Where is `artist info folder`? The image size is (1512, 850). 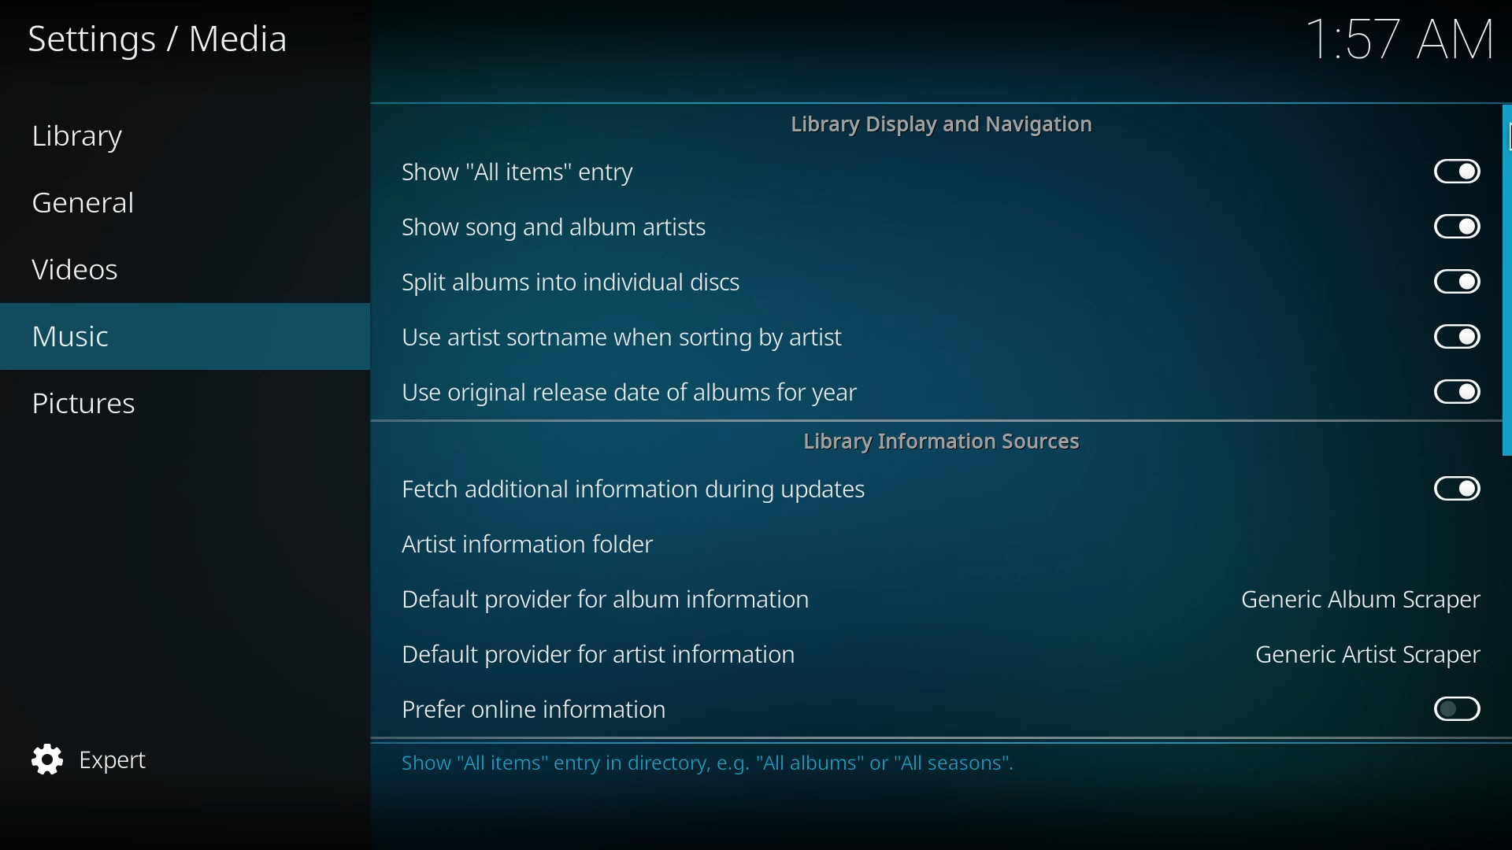
artist info folder is located at coordinates (526, 545).